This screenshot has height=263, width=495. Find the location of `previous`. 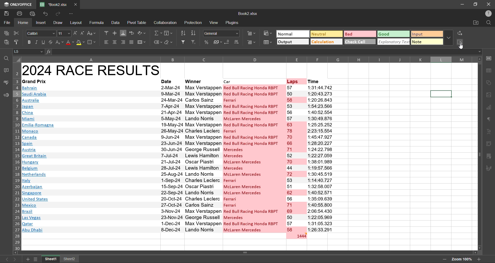

previous is located at coordinates (7, 259).